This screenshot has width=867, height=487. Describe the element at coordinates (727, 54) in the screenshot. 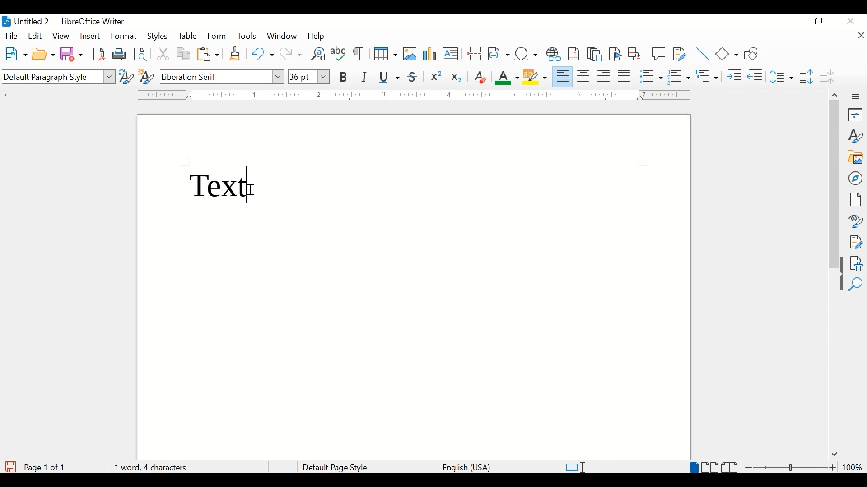

I see `basic shapes` at that location.